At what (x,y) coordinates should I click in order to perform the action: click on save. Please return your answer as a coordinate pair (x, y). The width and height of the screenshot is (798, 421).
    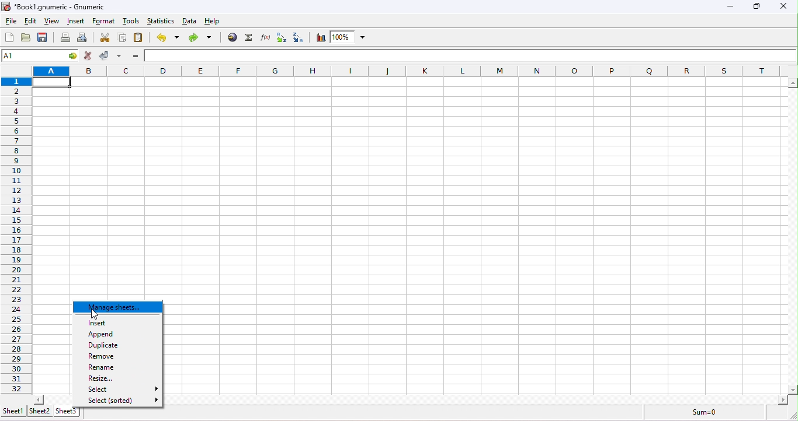
    Looking at the image, I should click on (44, 38).